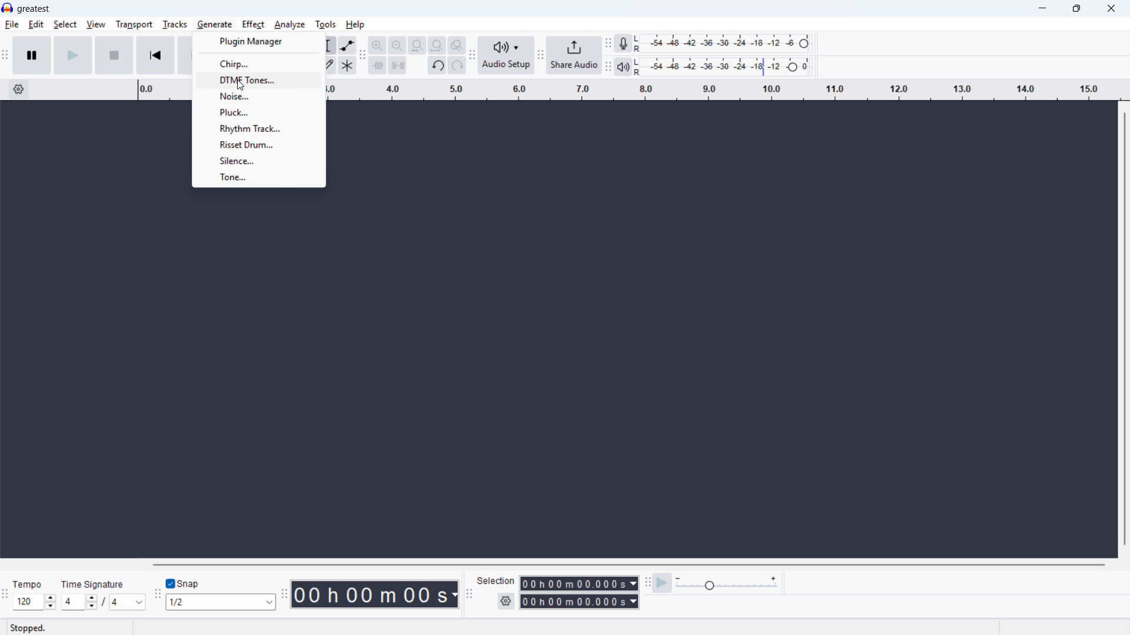 The height and width of the screenshot is (635, 1130). What do you see at coordinates (377, 45) in the screenshot?
I see `zoom in` at bounding box center [377, 45].